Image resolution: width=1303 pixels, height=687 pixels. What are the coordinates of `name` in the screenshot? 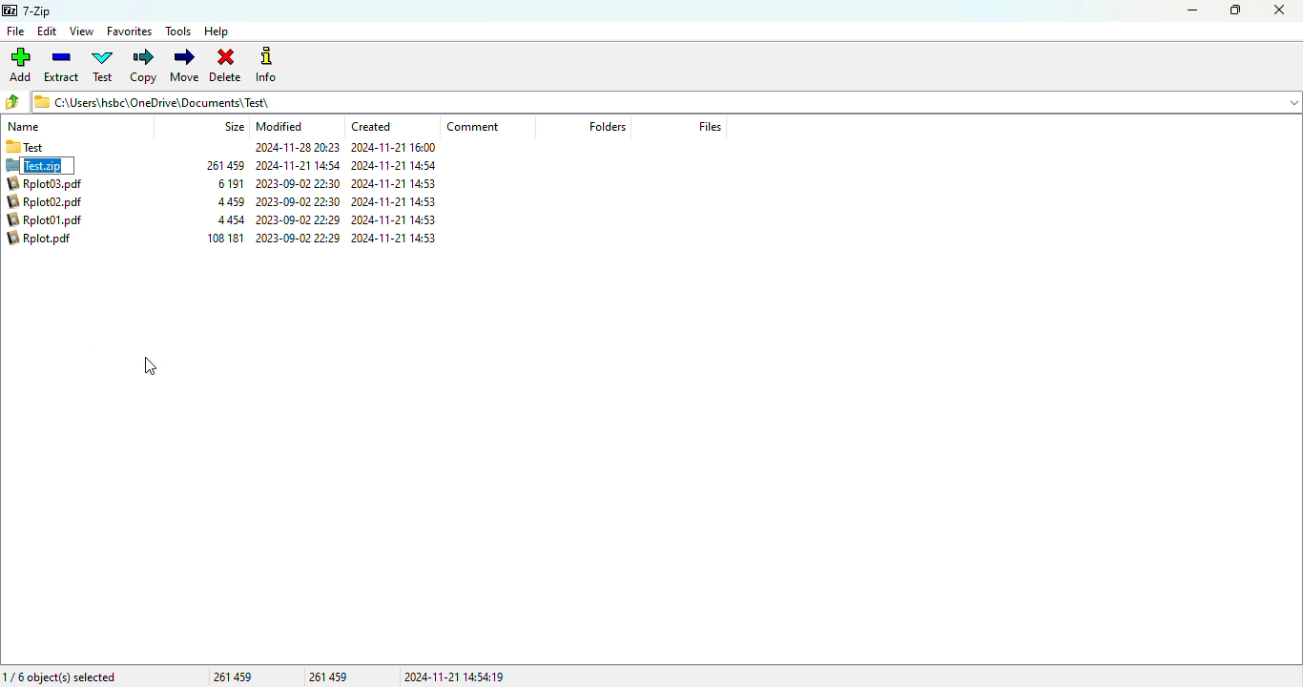 It's located at (24, 127).